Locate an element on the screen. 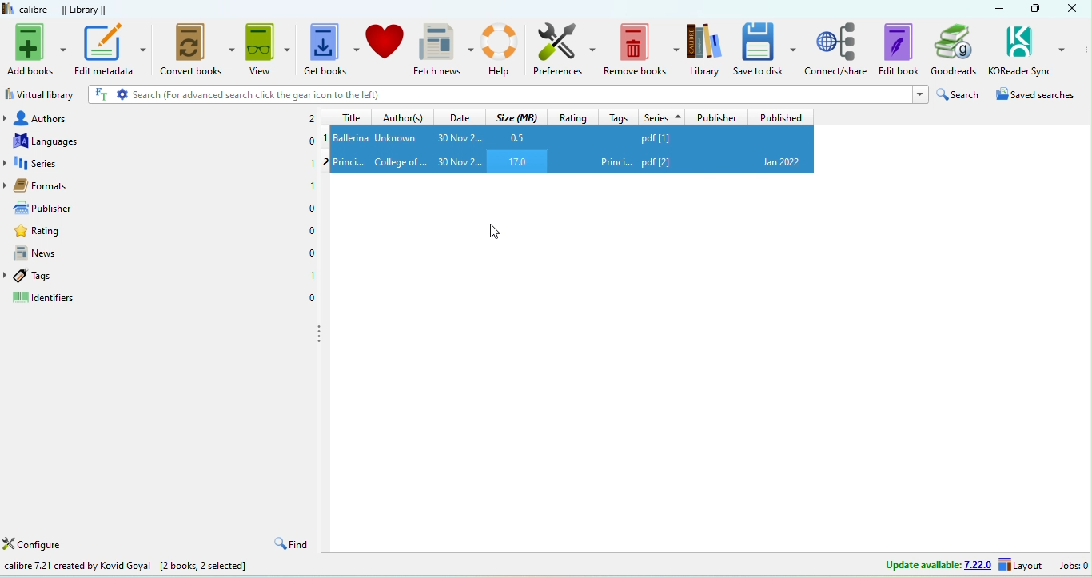 This screenshot has height=577, width=1092. Fetch news is located at coordinates (444, 50).